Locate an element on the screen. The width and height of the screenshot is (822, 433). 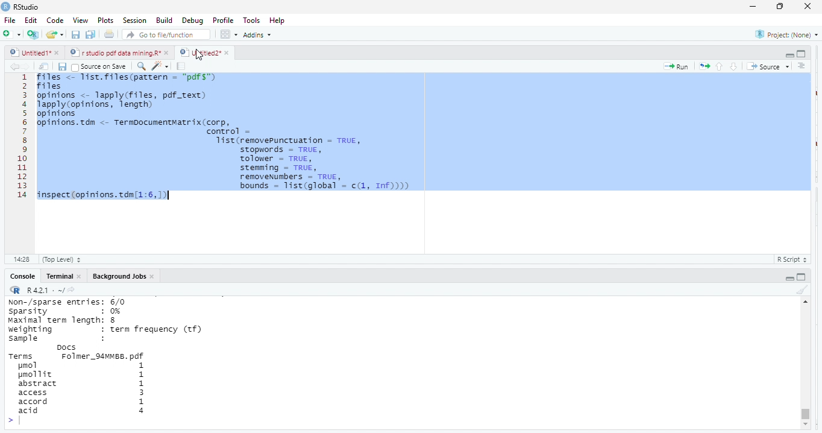
vertical scroll bar is located at coordinates (805, 363).